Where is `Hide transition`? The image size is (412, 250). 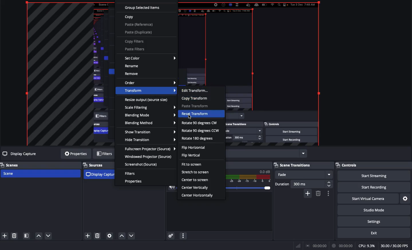 Hide transition is located at coordinates (150, 140).